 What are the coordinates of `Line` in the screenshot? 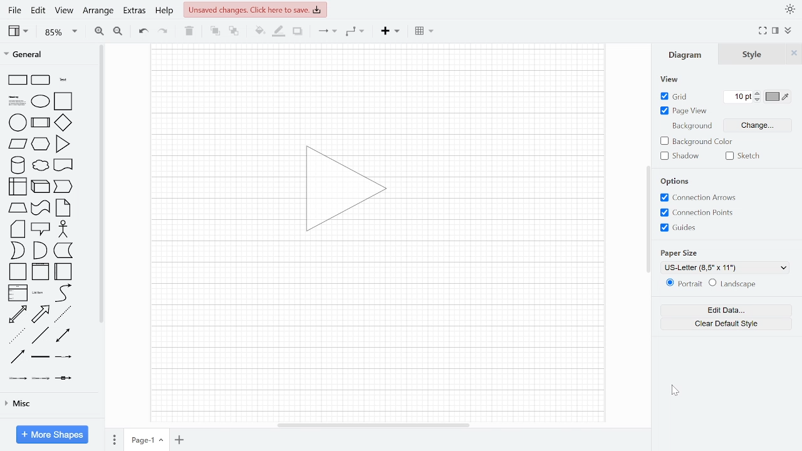 It's located at (40, 335).